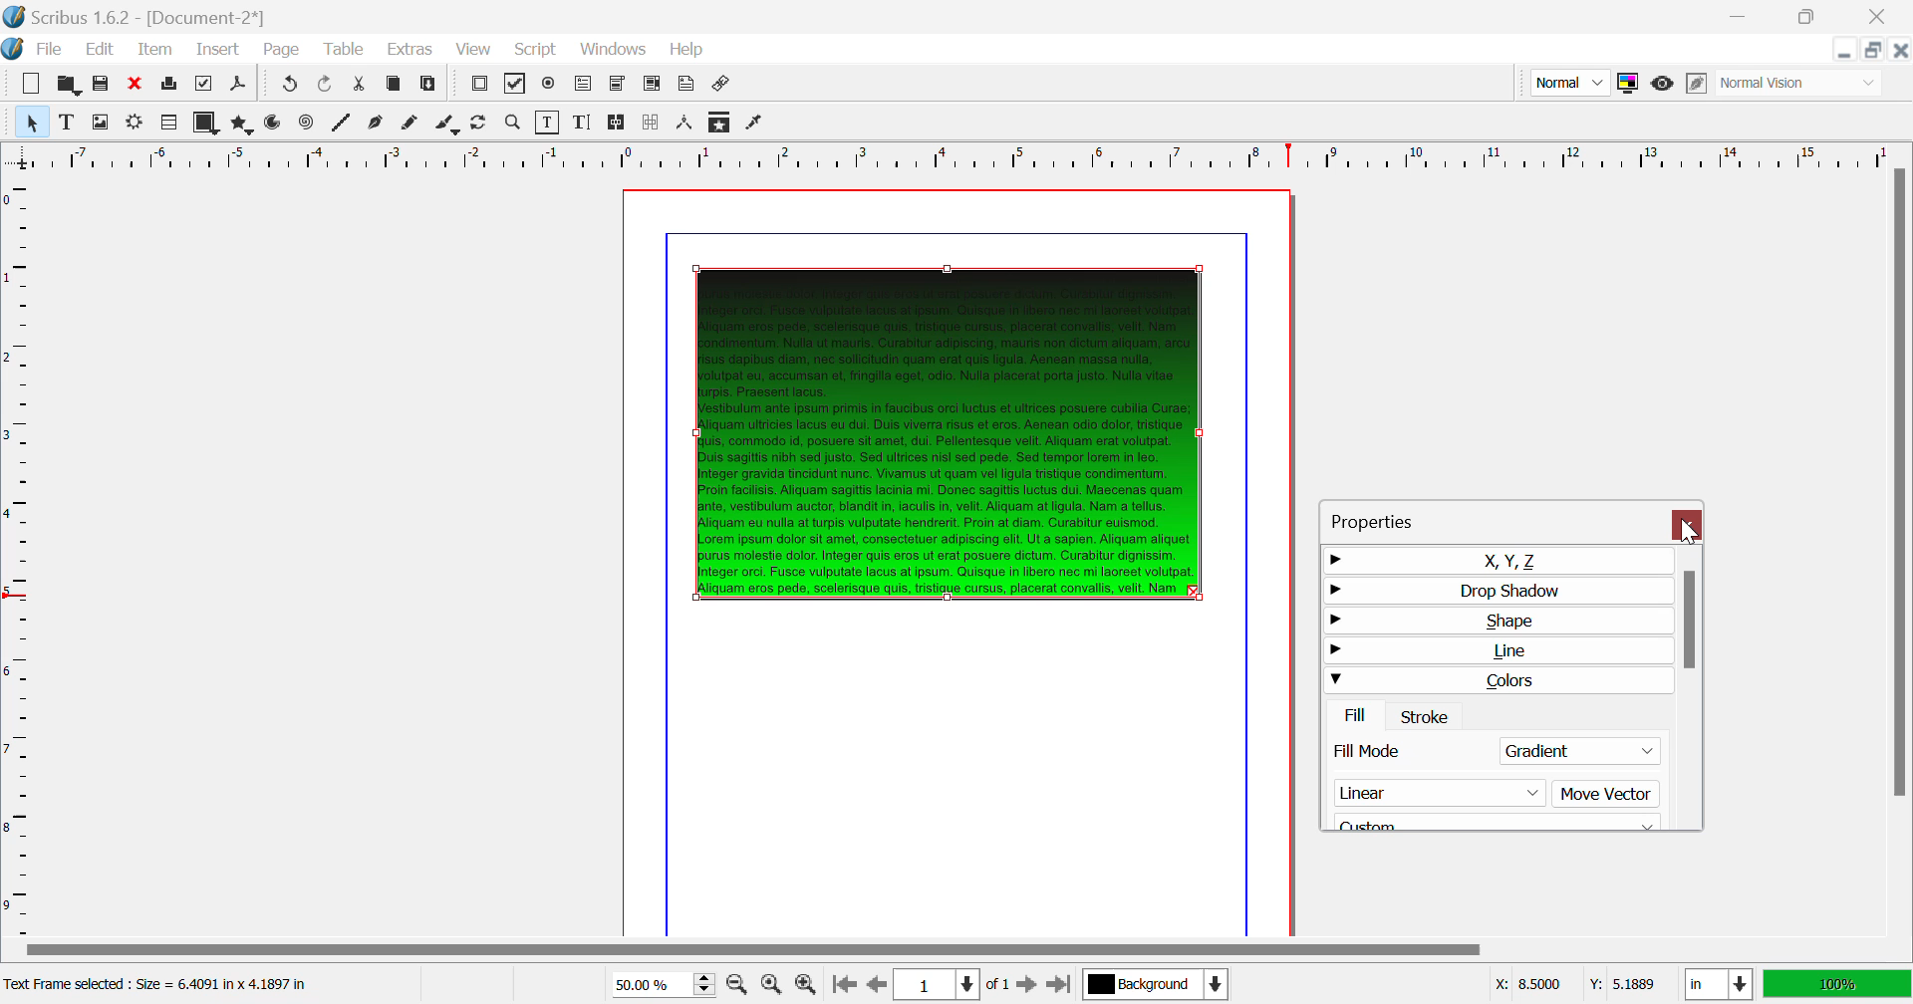 The width and height of the screenshot is (1913, 1004). What do you see at coordinates (378, 124) in the screenshot?
I see `Bezier Curve` at bounding box center [378, 124].